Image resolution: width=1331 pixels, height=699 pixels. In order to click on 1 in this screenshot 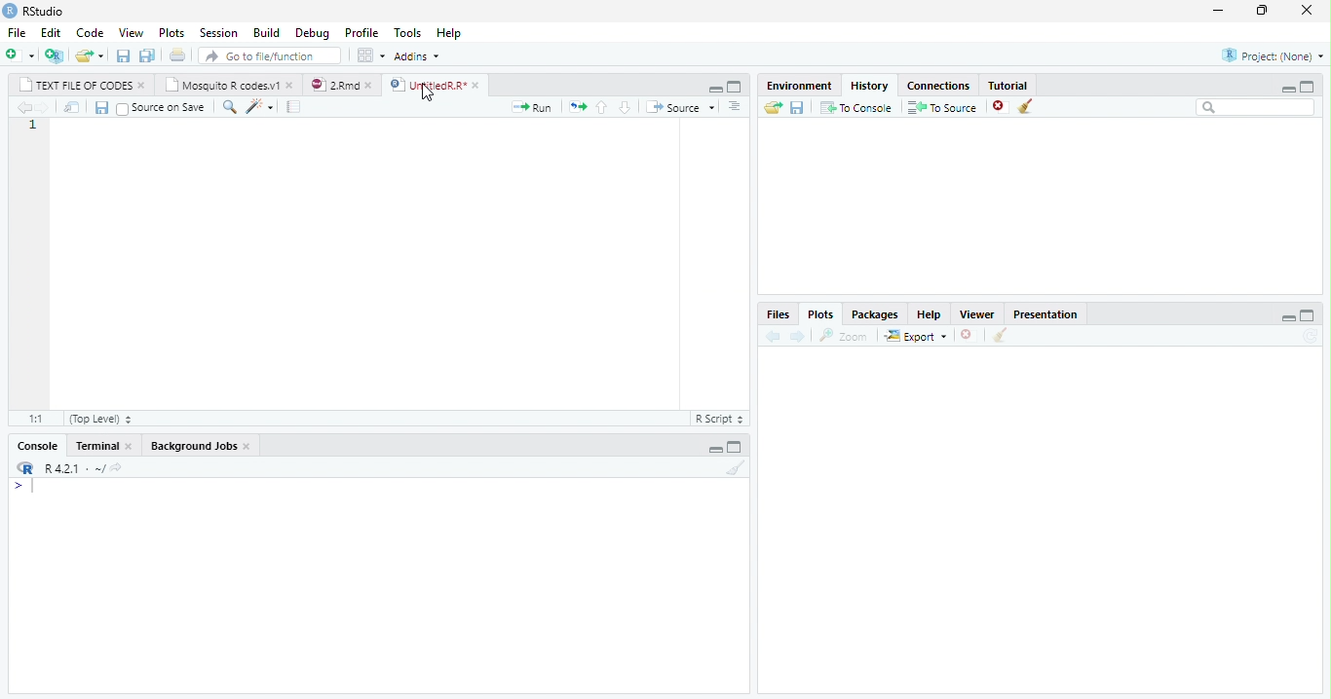, I will do `click(32, 127)`.